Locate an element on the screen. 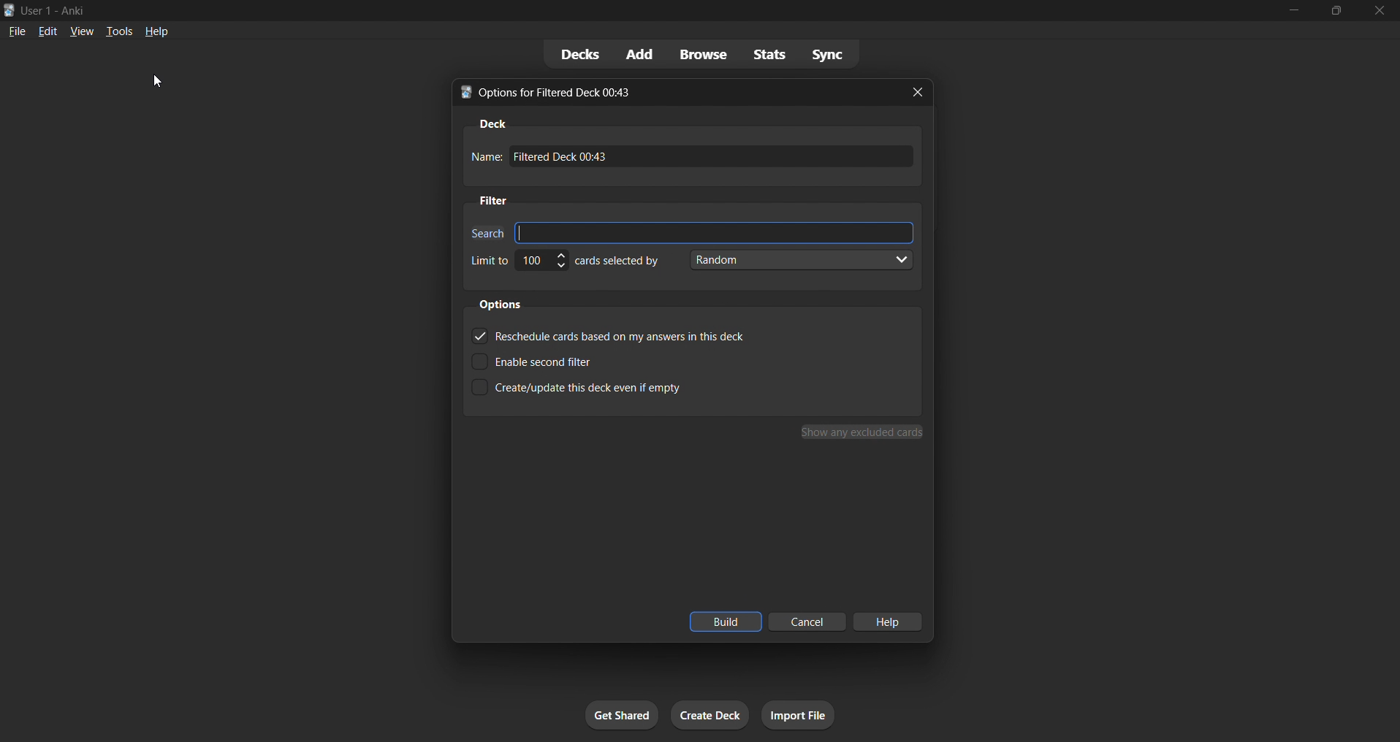  sync is located at coordinates (829, 53).